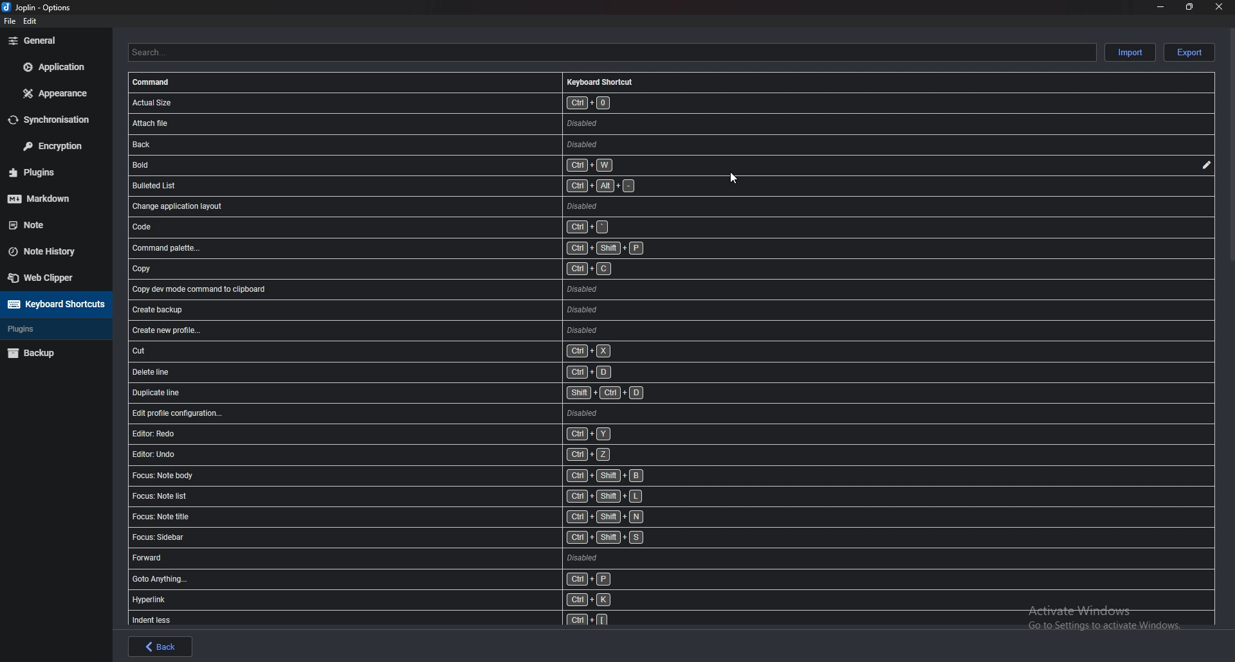 This screenshot has height=662, width=1235. I want to click on shortcut, so click(392, 228).